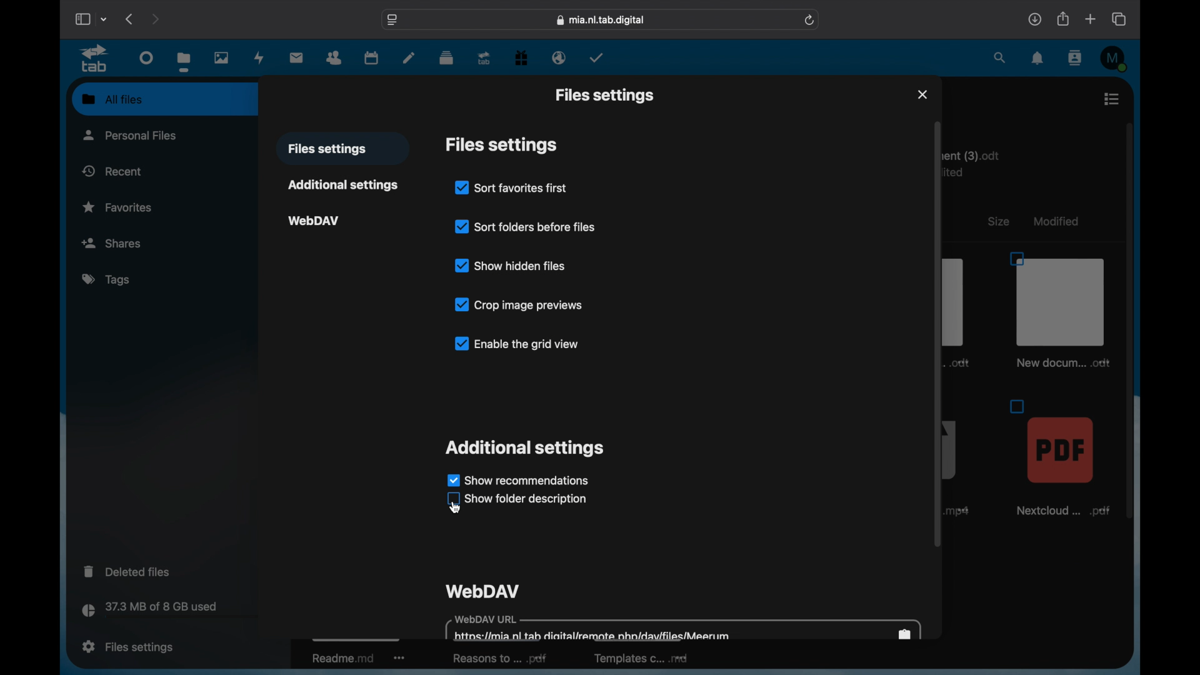  Describe the element at coordinates (104, 19) in the screenshot. I see `tab group picker` at that location.